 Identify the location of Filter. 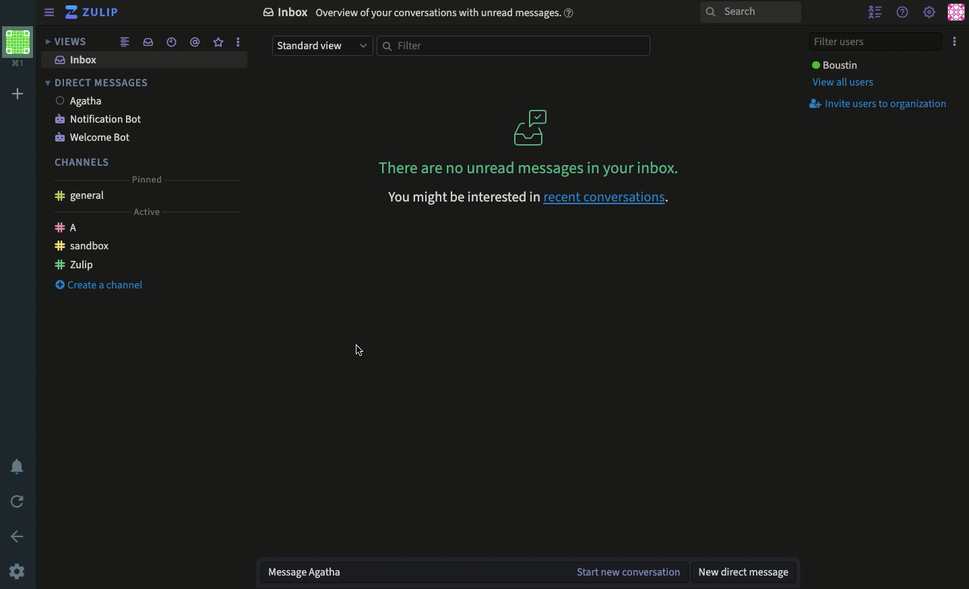
(513, 46).